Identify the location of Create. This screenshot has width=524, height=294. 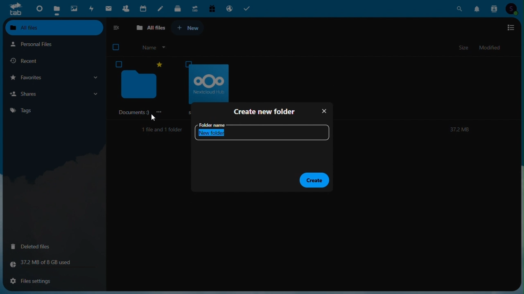
(314, 180).